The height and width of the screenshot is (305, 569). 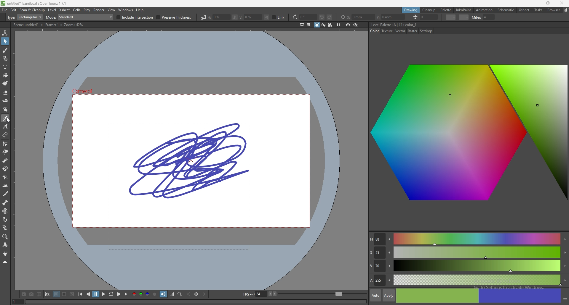 What do you see at coordinates (218, 17) in the screenshot?
I see `horizontal` at bounding box center [218, 17].